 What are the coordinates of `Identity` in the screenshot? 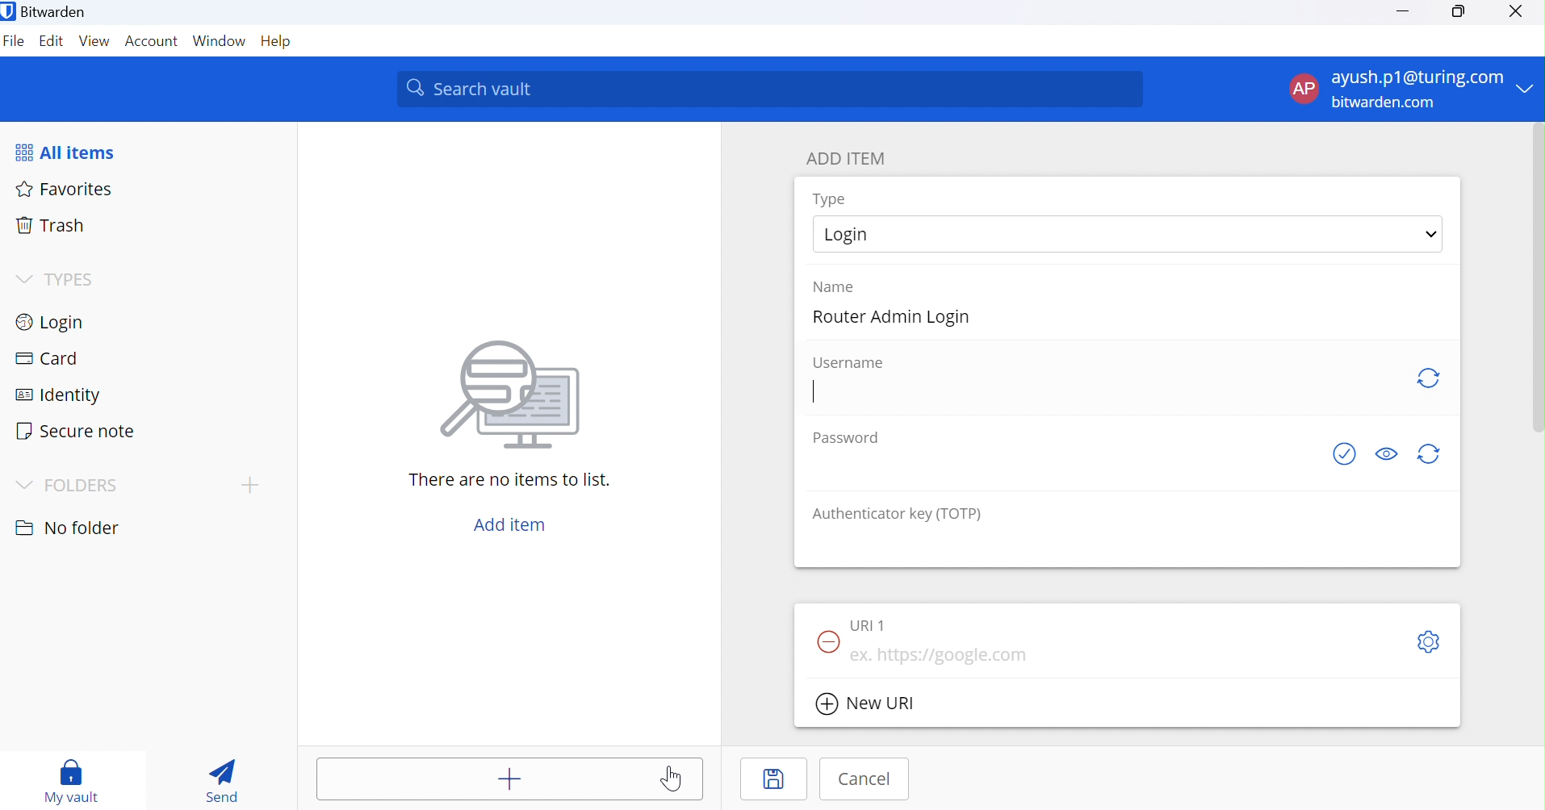 It's located at (66, 394).